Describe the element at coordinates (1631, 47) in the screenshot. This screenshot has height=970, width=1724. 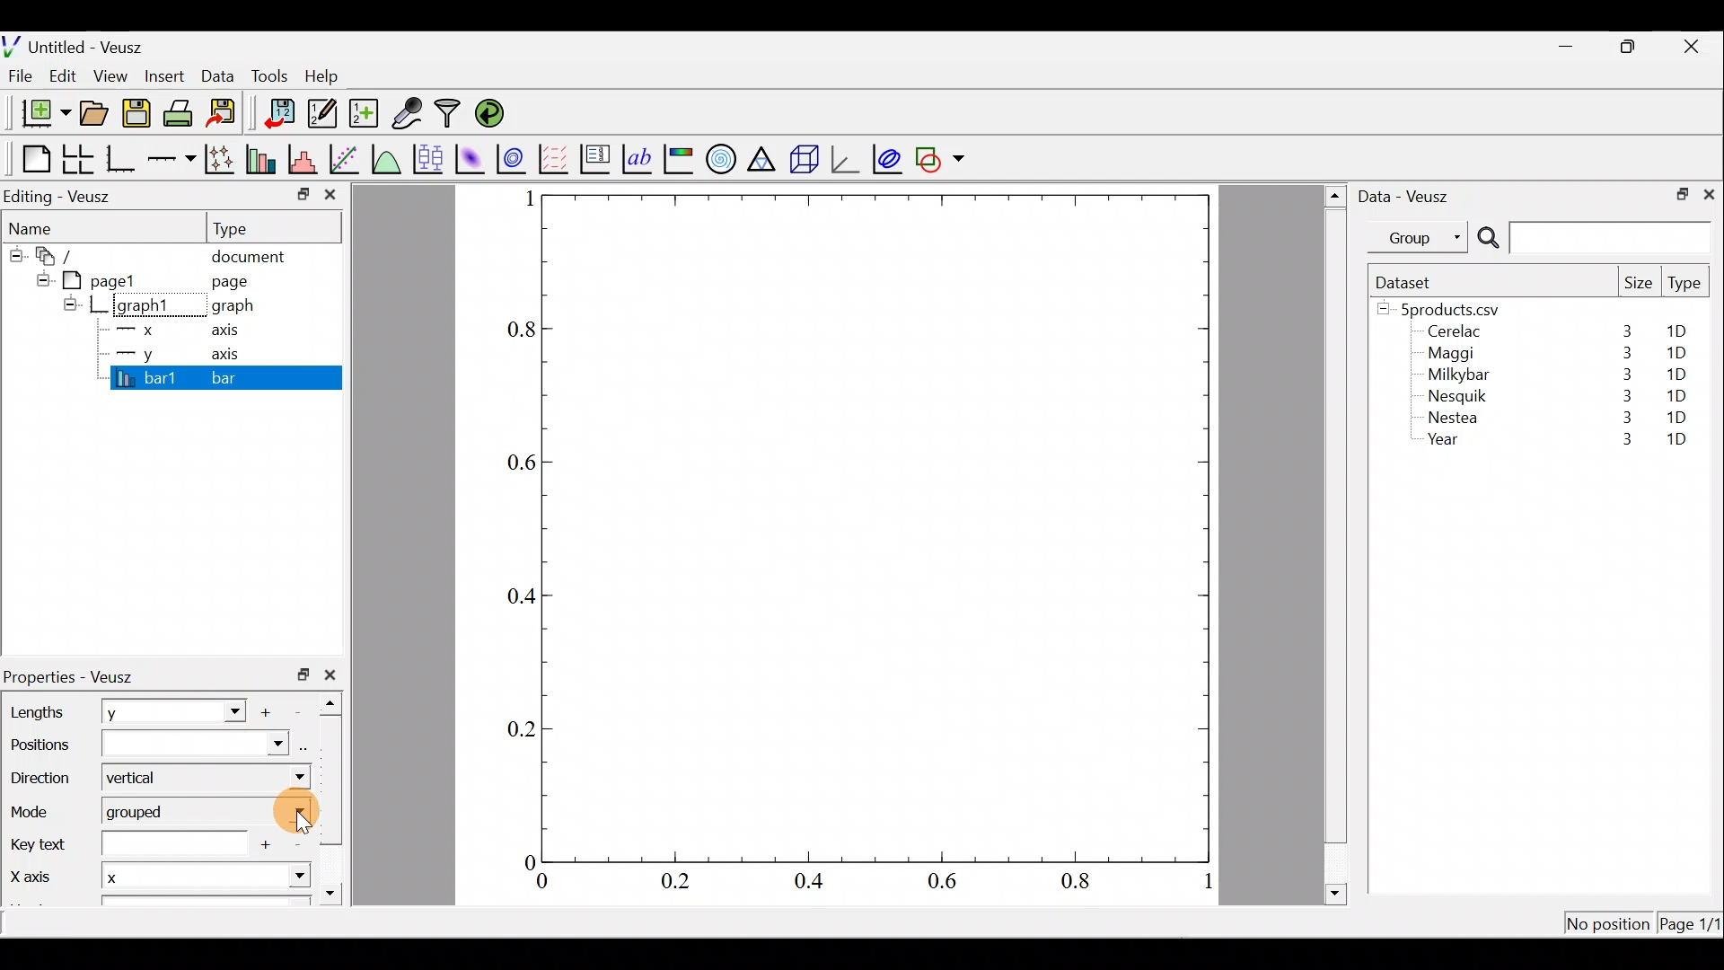
I see `restore down` at that location.